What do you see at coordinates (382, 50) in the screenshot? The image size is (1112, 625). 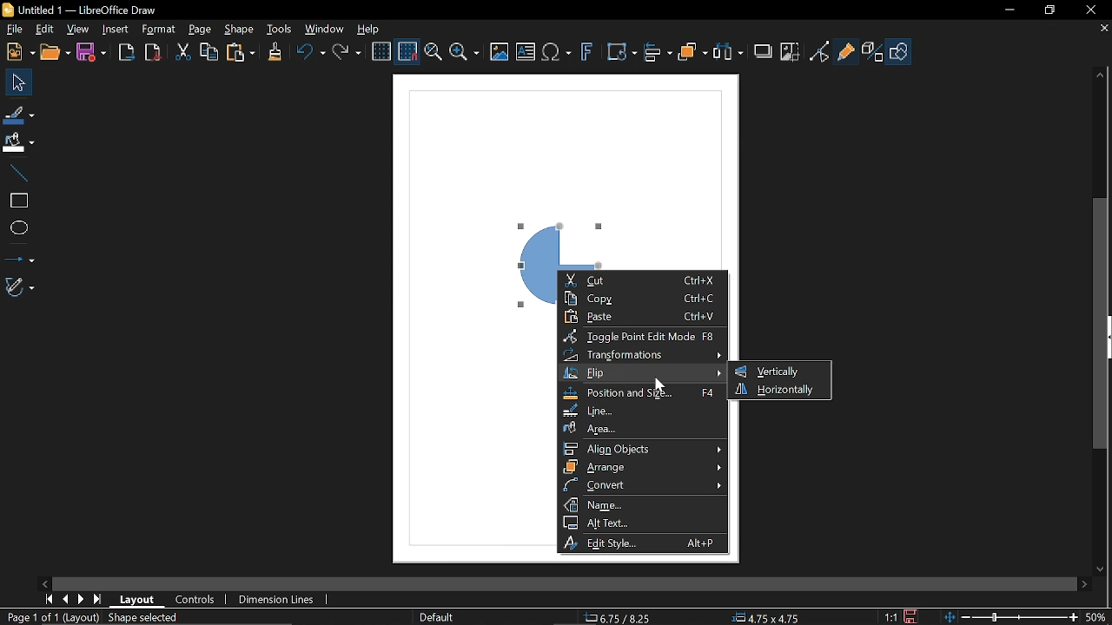 I see `Display grid` at bounding box center [382, 50].